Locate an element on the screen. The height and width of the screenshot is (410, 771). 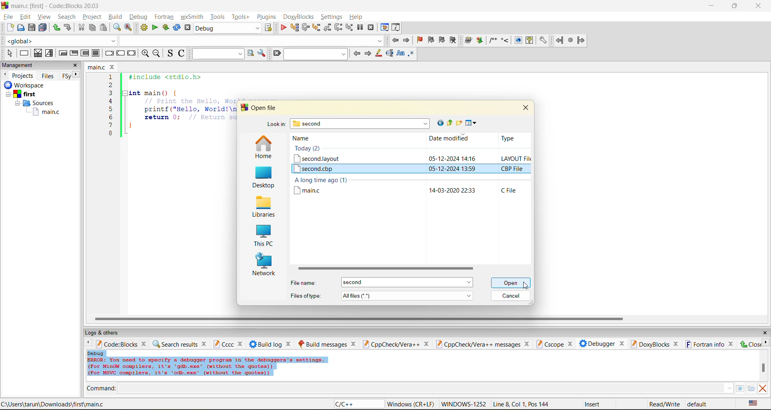
open/browse is located at coordinates (751, 389).